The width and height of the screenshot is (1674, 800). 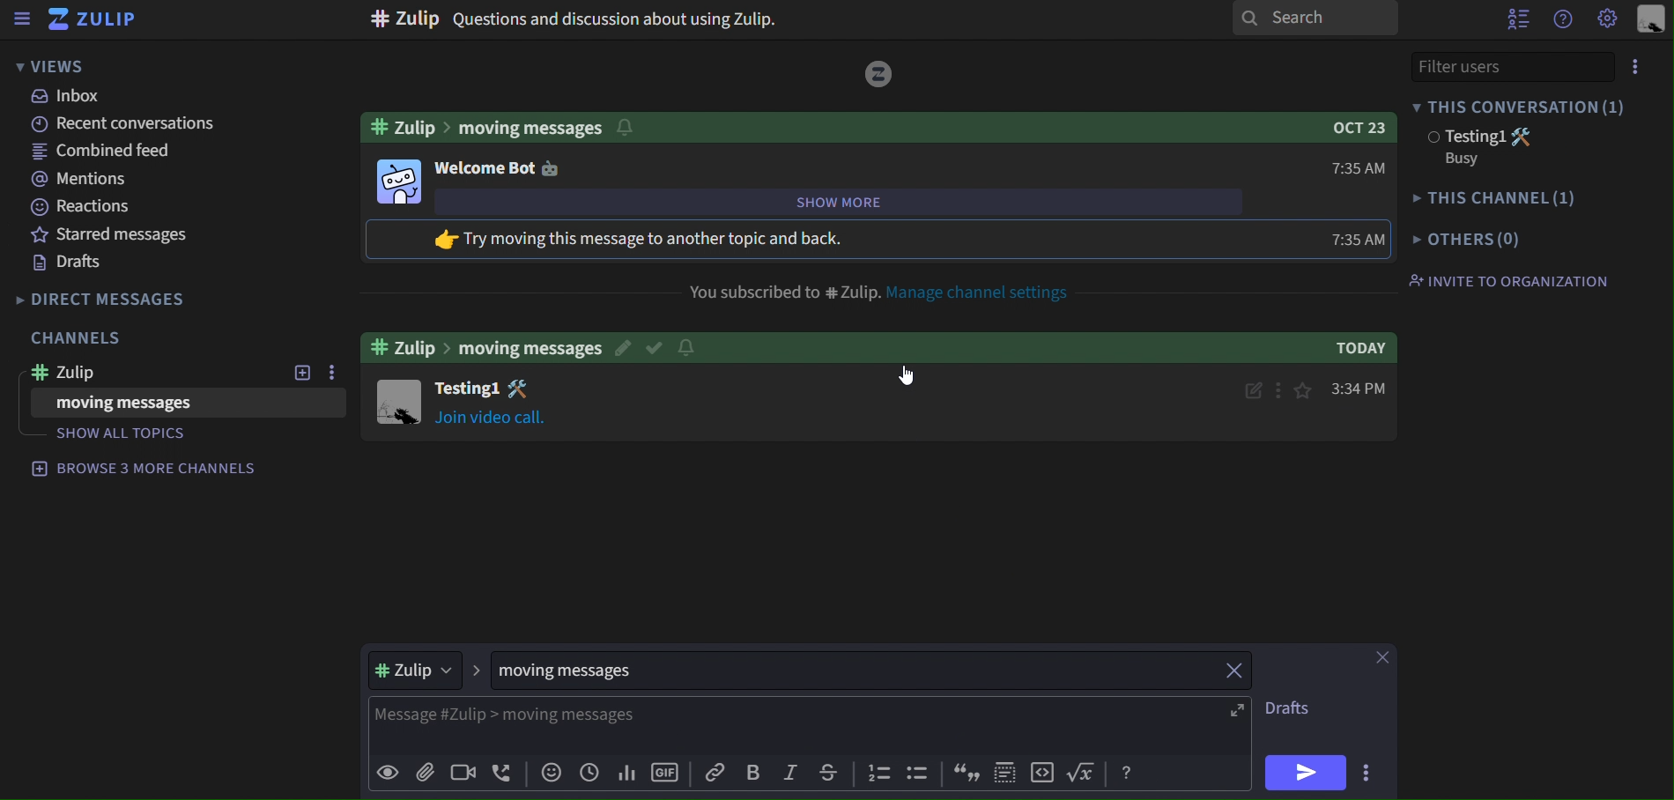 What do you see at coordinates (83, 208) in the screenshot?
I see `reactions` at bounding box center [83, 208].